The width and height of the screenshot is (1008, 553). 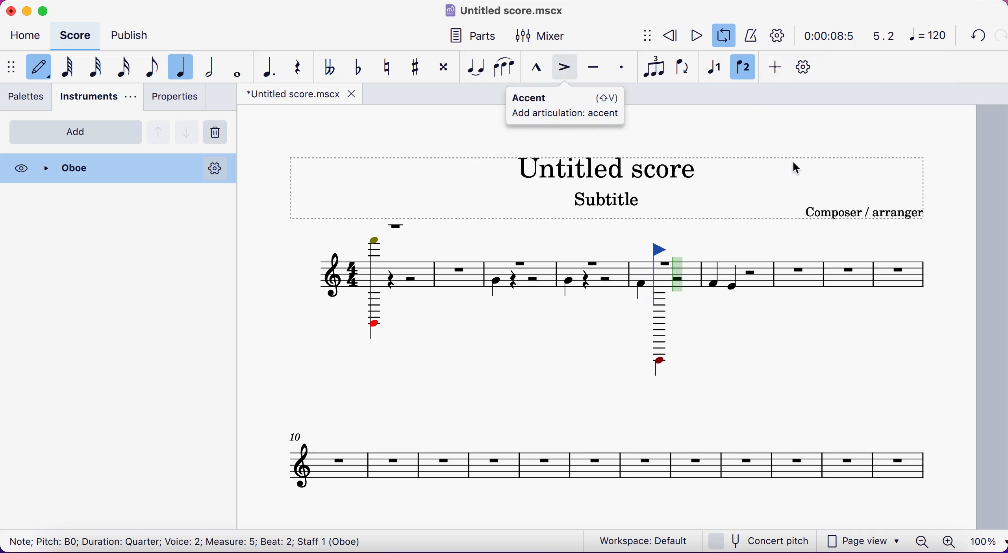 What do you see at coordinates (46, 9) in the screenshot?
I see `maximize` at bounding box center [46, 9].